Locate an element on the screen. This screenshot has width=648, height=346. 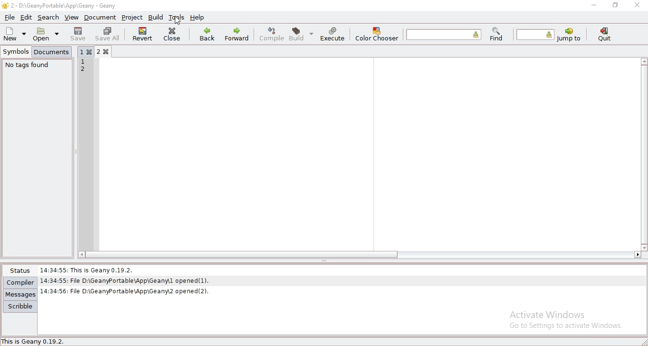
12 is located at coordinates (84, 67).